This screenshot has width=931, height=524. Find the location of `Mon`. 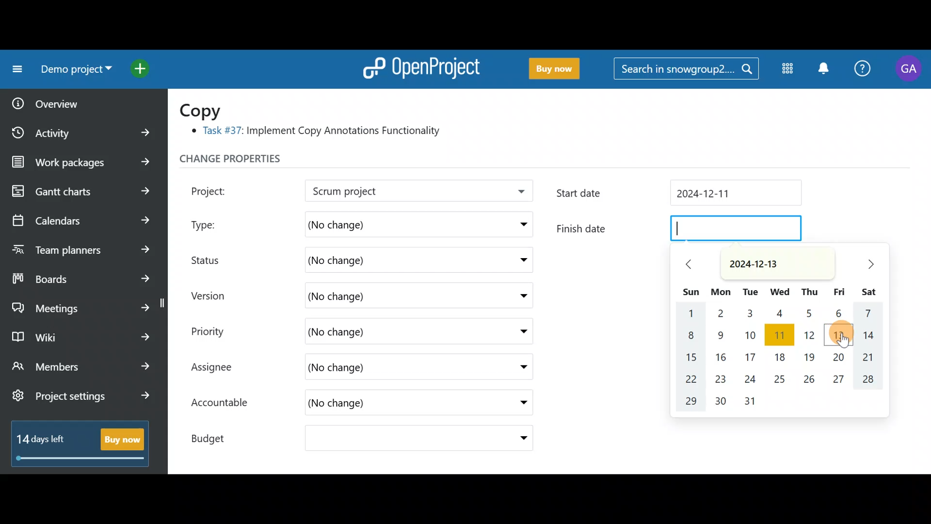

Mon is located at coordinates (722, 291).